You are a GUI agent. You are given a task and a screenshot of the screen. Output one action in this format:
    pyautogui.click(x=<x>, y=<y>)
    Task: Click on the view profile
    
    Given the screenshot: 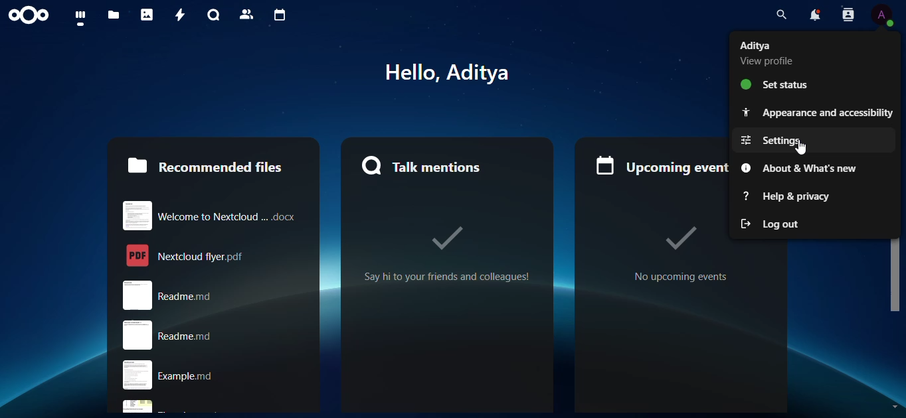 What is the action you would take?
    pyautogui.click(x=772, y=54)
    